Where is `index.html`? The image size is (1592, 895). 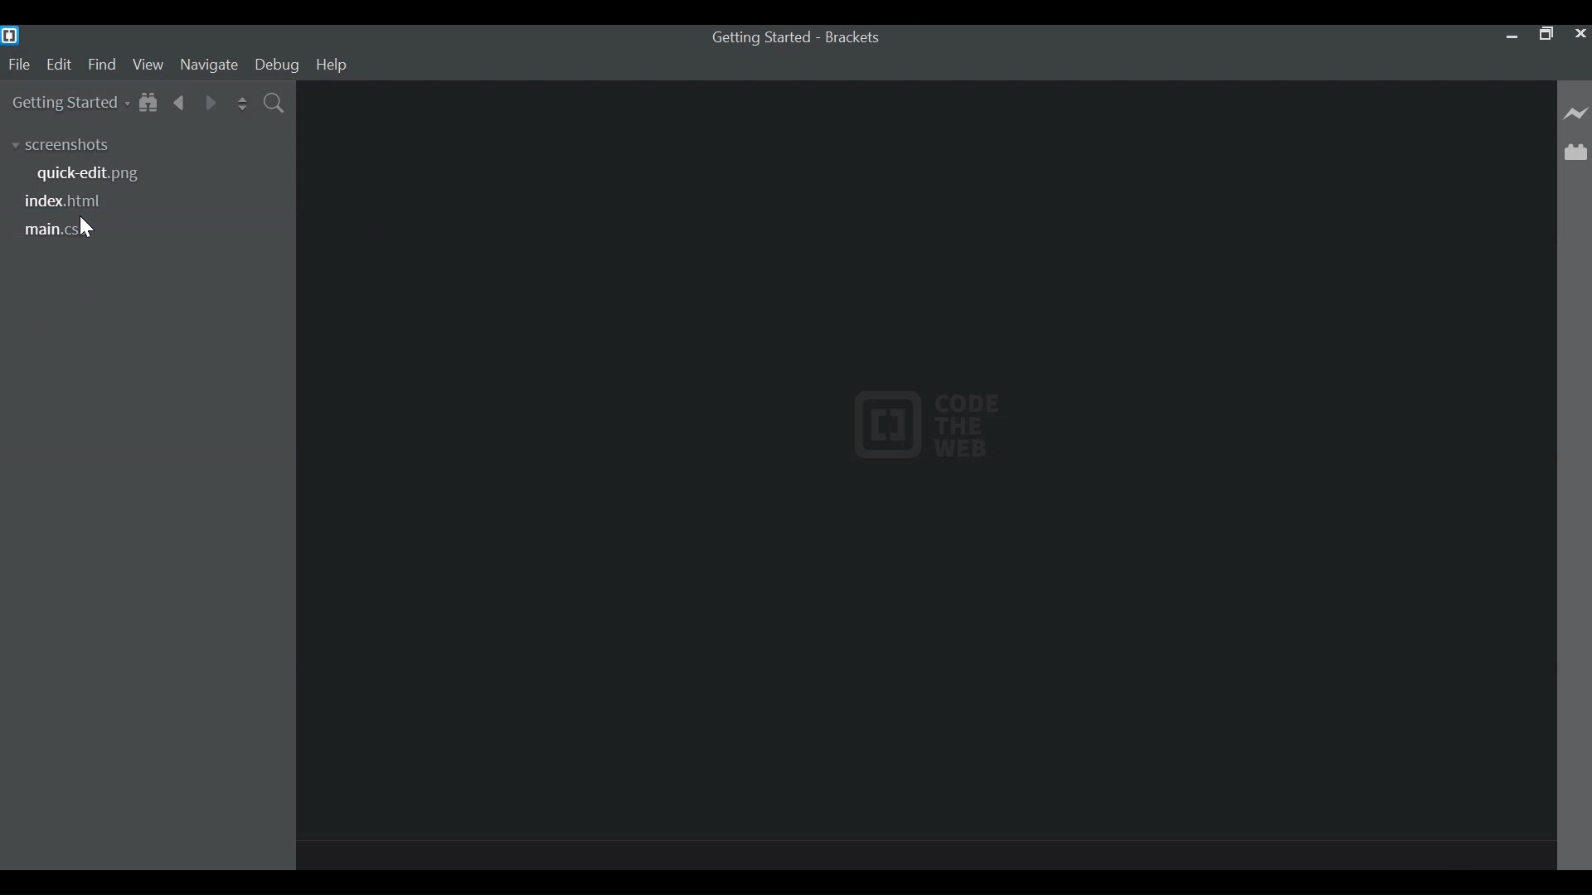 index.html is located at coordinates (760, 36).